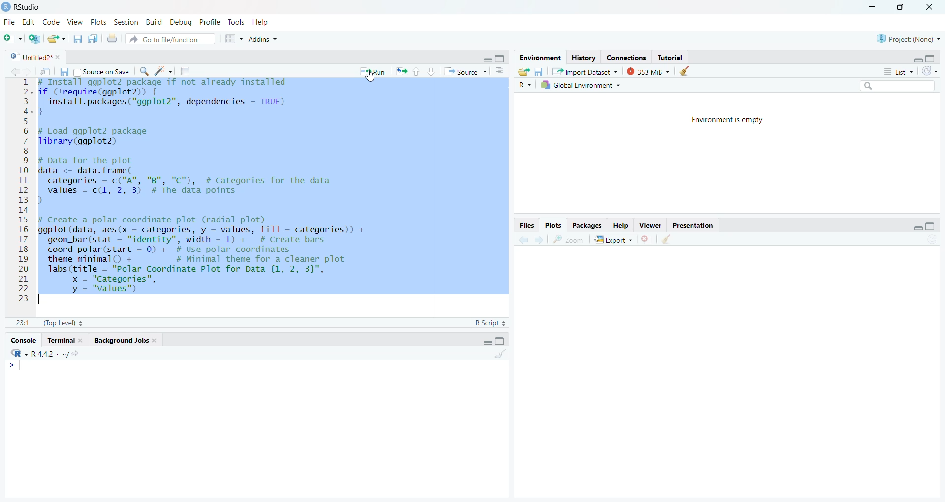  I want to click on Edit, so click(28, 23).